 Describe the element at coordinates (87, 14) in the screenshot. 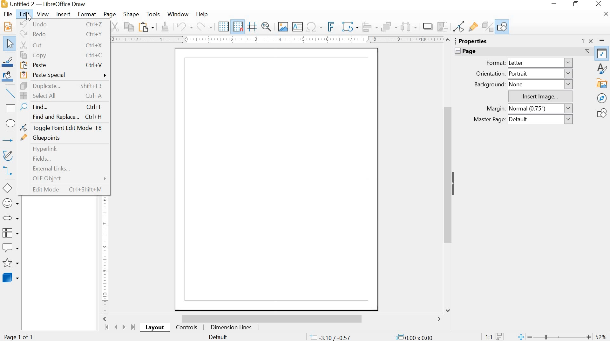

I see `Format` at that location.